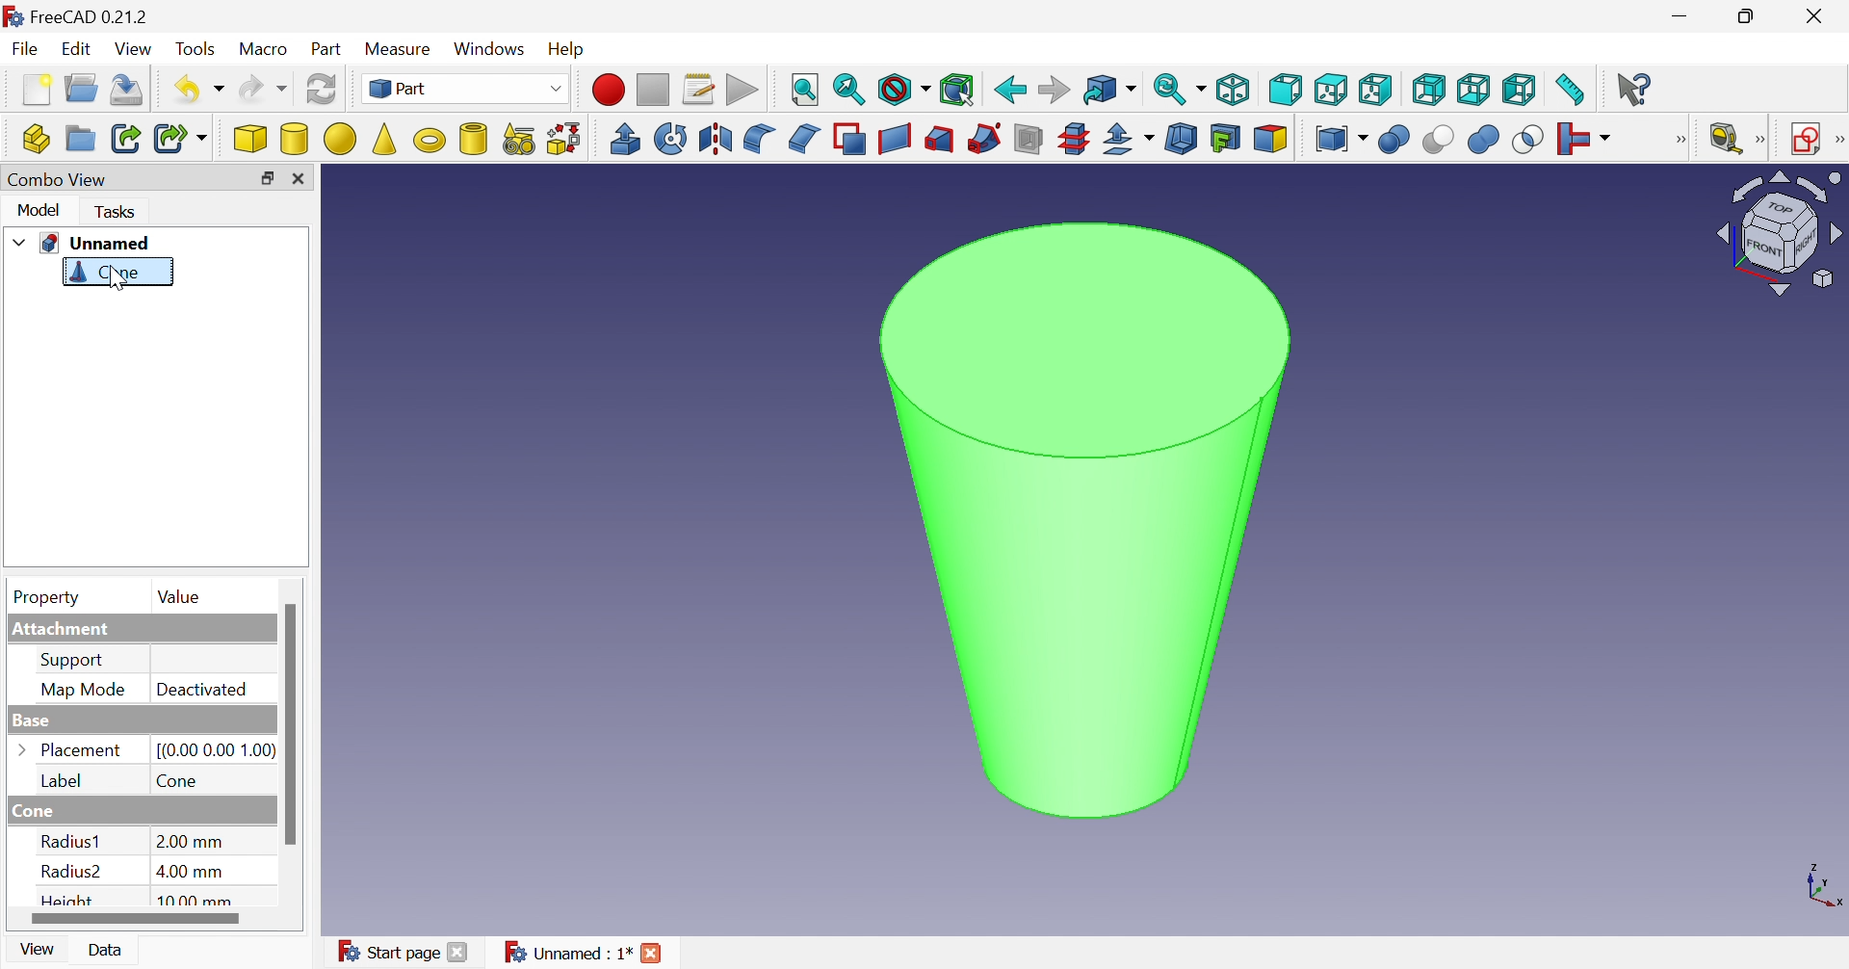 This screenshot has width=1849, height=969. Describe the element at coordinates (1588, 137) in the screenshot. I see `Join objects` at that location.